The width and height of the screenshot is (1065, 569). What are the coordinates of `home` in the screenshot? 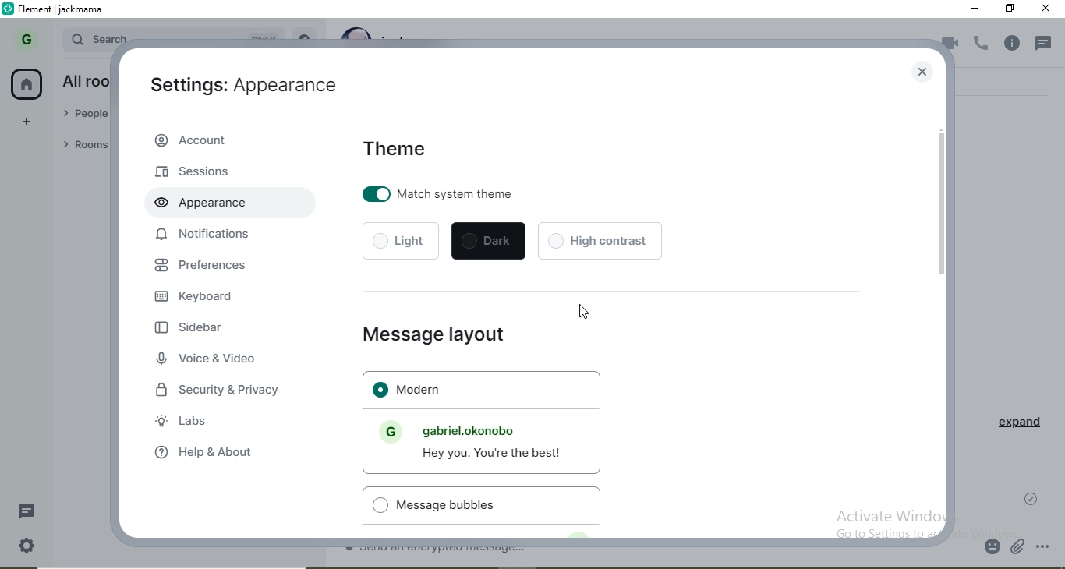 It's located at (28, 85).